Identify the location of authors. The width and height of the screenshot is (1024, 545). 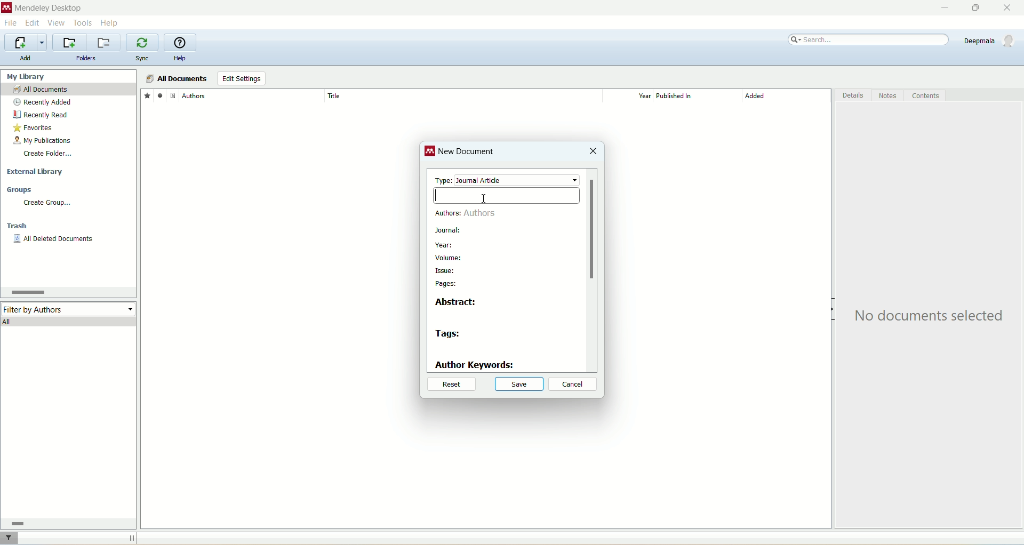
(469, 214).